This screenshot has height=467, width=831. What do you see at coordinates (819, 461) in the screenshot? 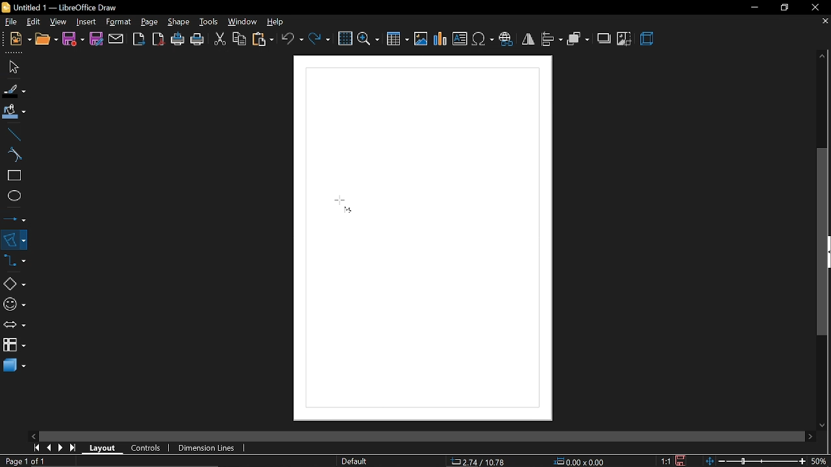
I see `current zoom` at bounding box center [819, 461].